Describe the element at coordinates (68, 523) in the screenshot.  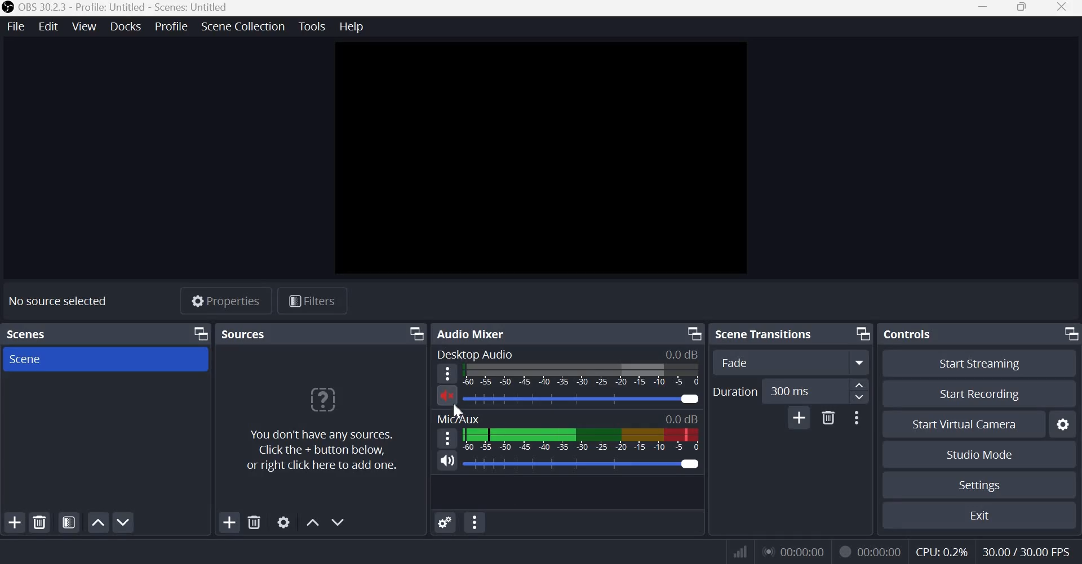
I see `Open scene filters` at that location.